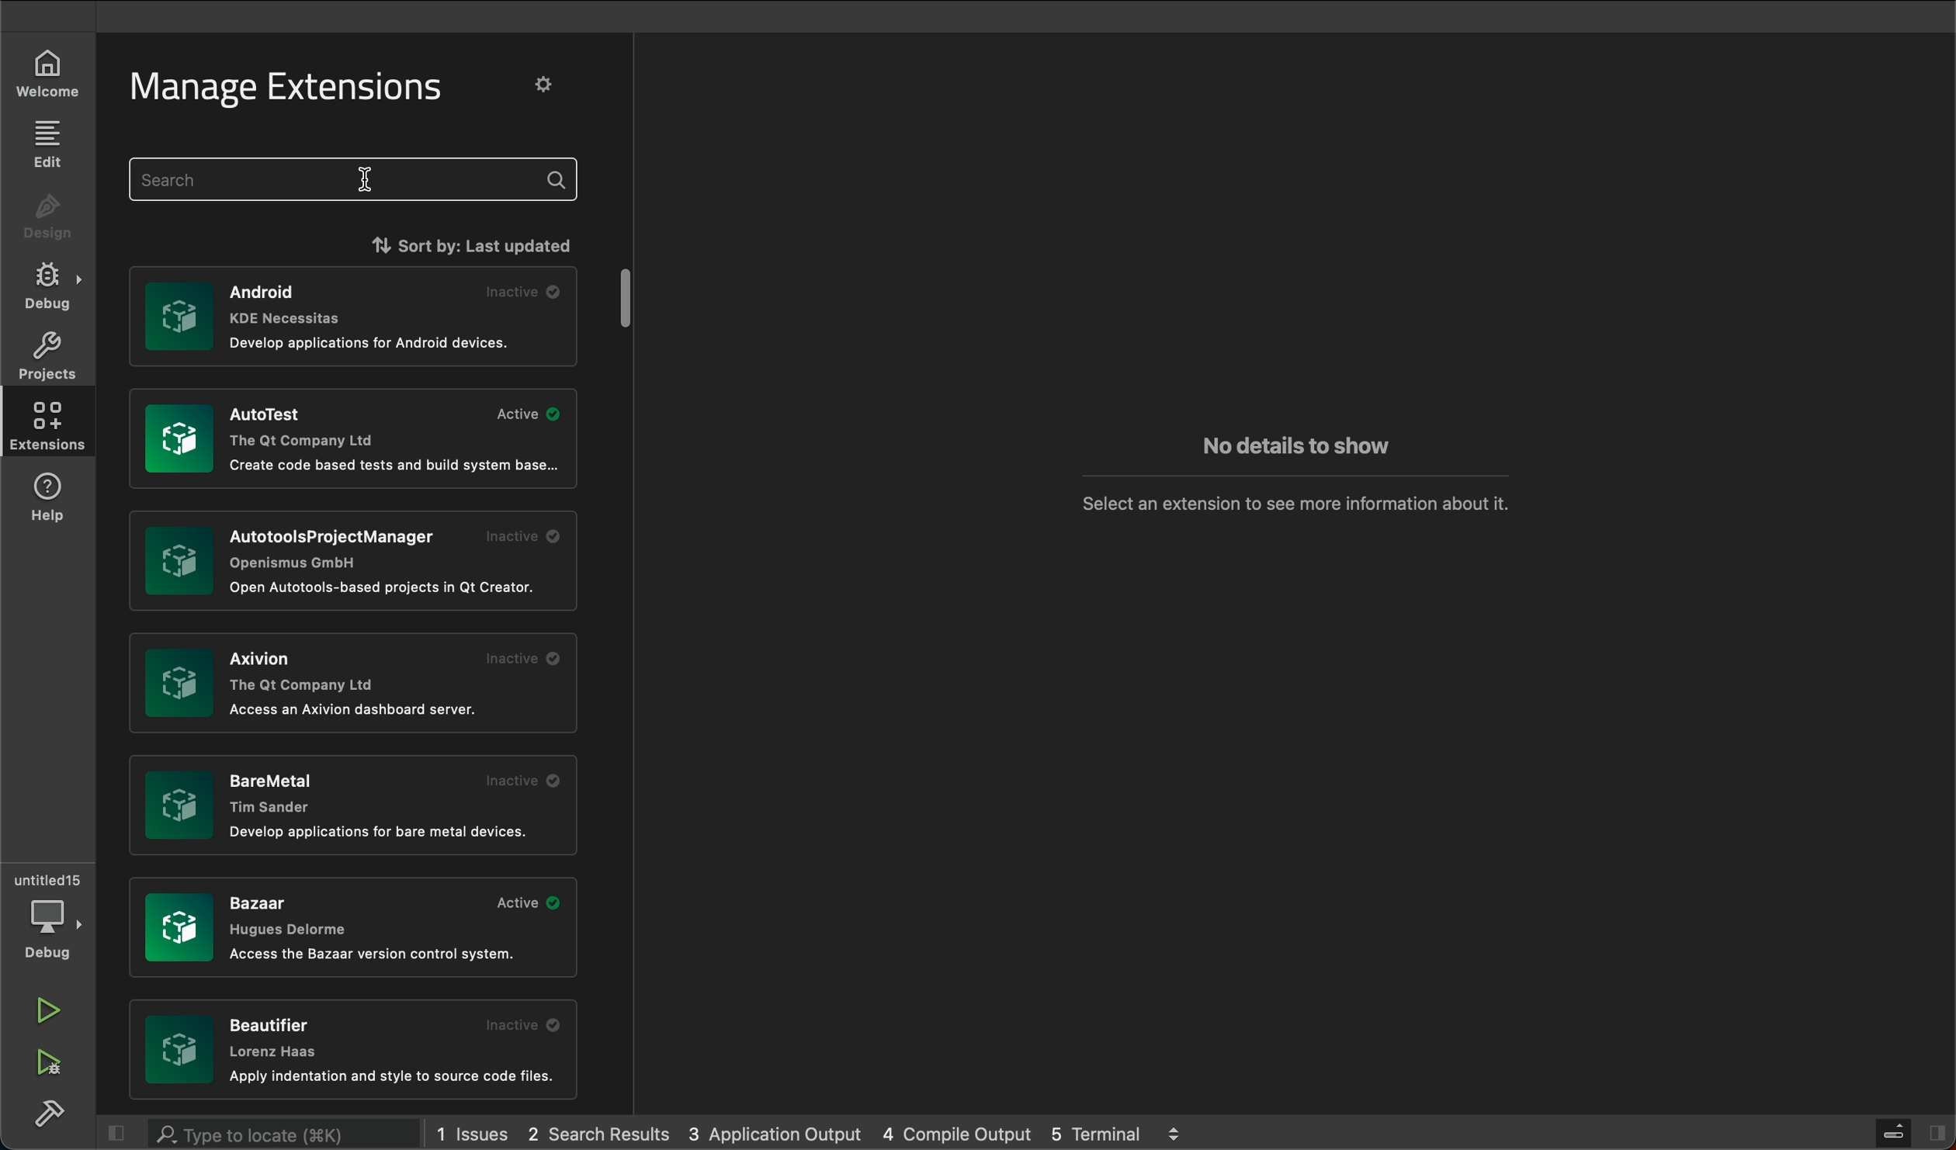 This screenshot has height=1150, width=1956. Describe the element at coordinates (305, 670) in the screenshot. I see `extension text` at that location.